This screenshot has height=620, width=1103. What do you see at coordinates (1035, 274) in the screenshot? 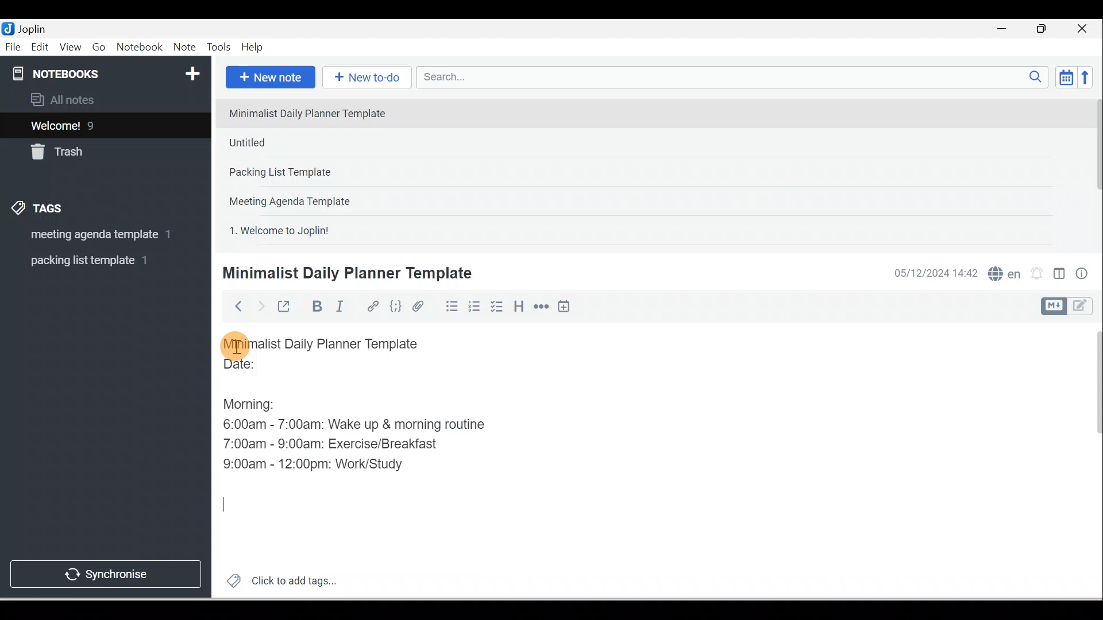
I see `Set alarm` at bounding box center [1035, 274].